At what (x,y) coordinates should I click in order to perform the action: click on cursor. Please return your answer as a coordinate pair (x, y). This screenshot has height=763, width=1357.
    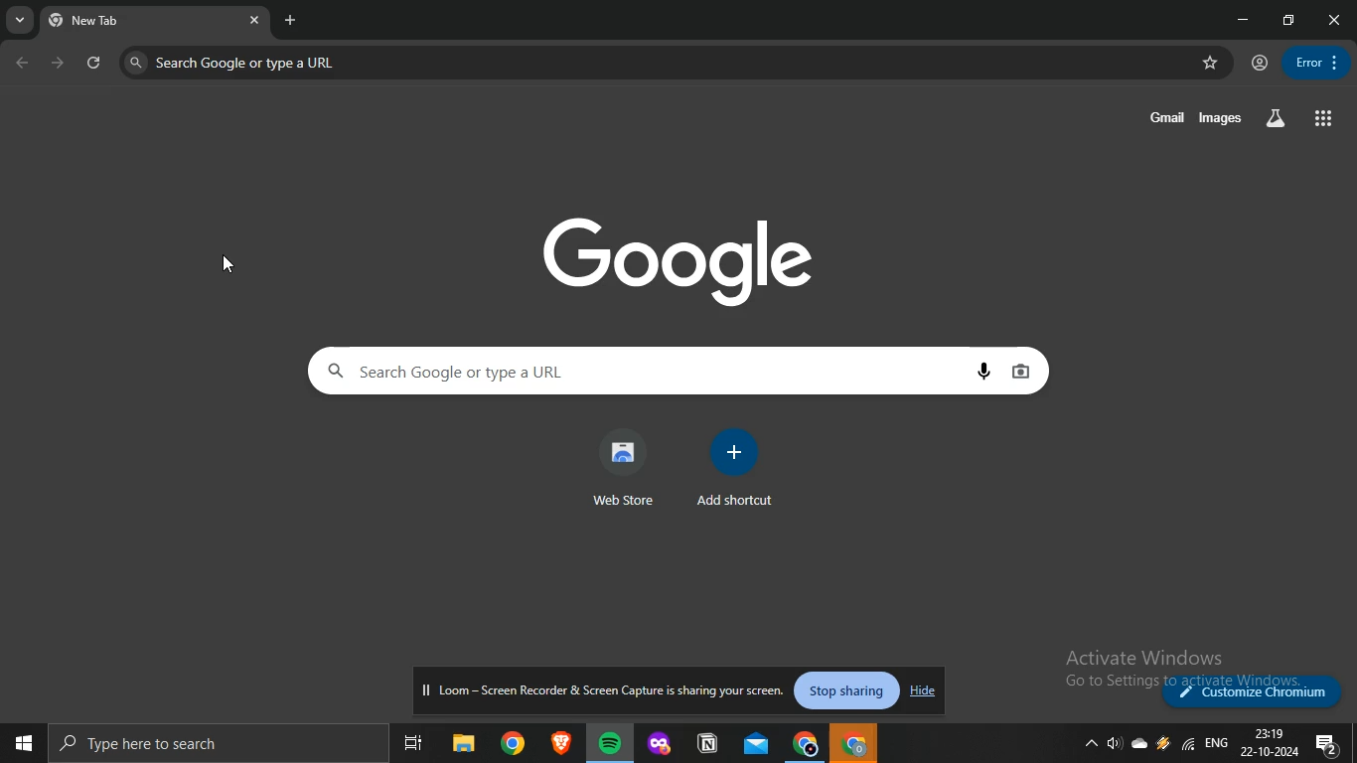
    Looking at the image, I should click on (232, 266).